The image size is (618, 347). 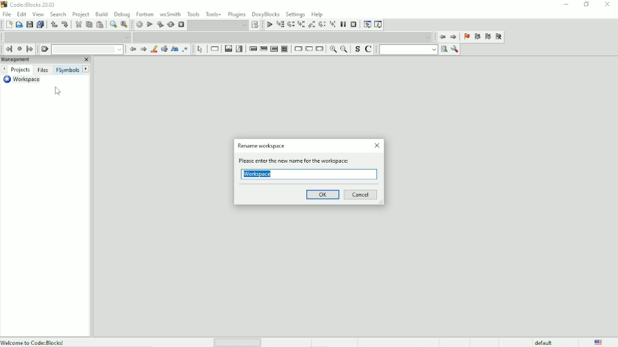 What do you see at coordinates (29, 24) in the screenshot?
I see `Save` at bounding box center [29, 24].